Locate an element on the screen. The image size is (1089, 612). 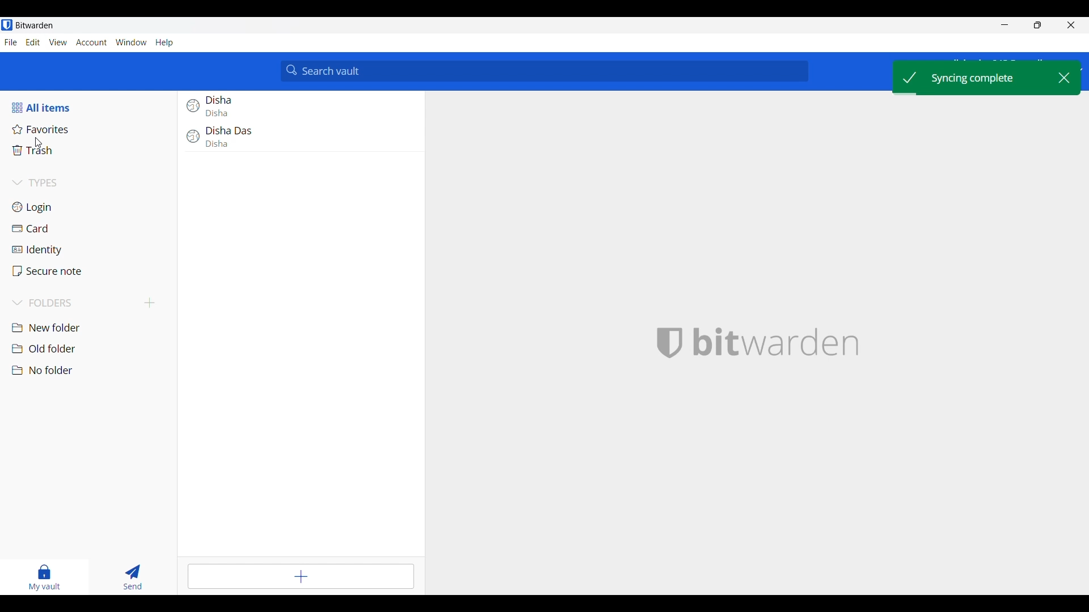
Old folder is located at coordinates (91, 348).